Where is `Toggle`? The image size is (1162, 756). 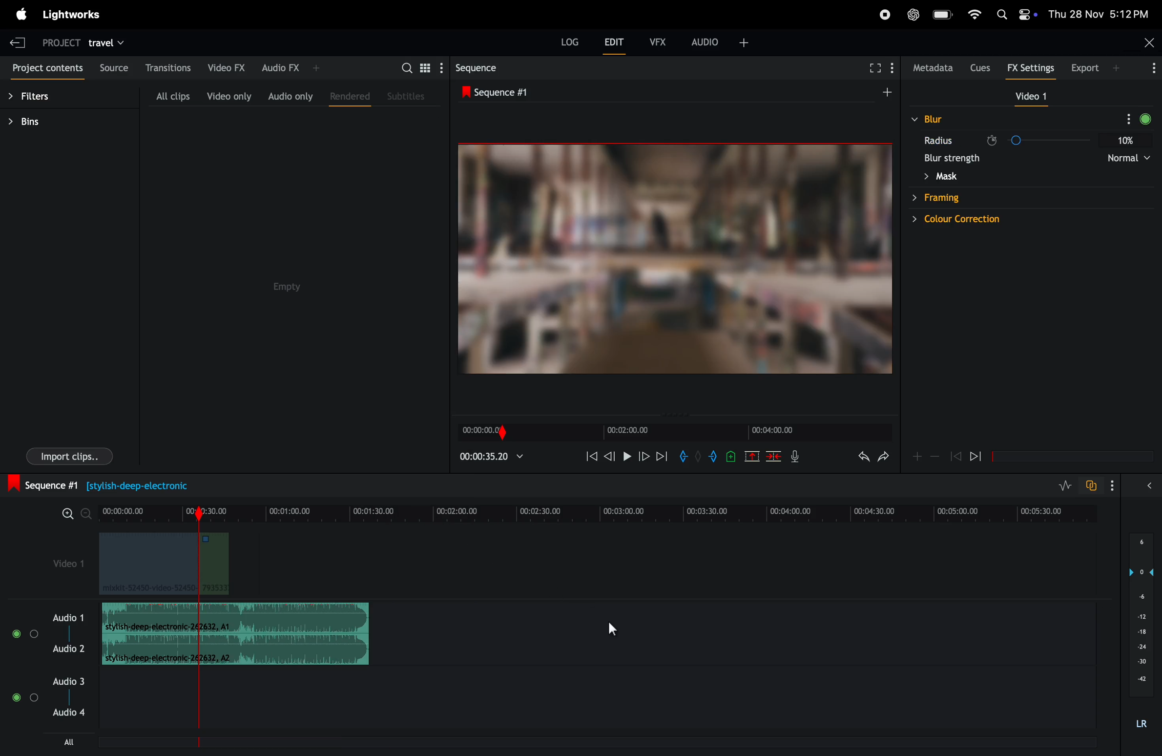 Toggle is located at coordinates (35, 633).